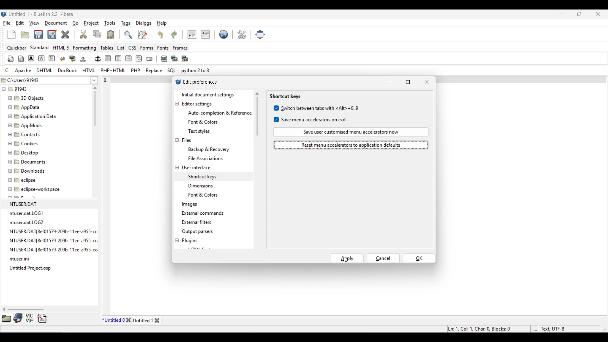 The height and width of the screenshot is (342, 608). What do you see at coordinates (311, 120) in the screenshot?
I see `Save menu accelerators on exit` at bounding box center [311, 120].